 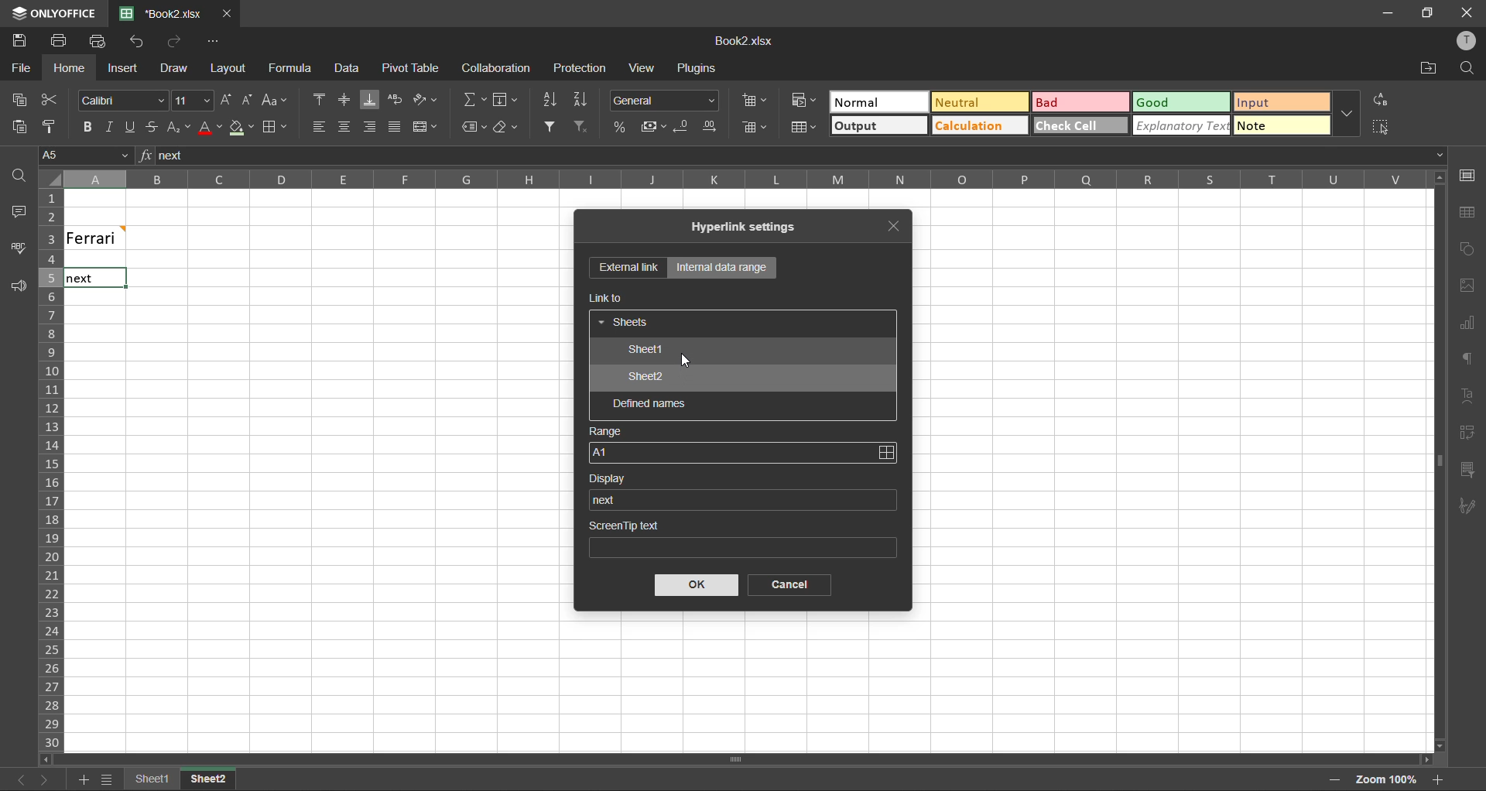 What do you see at coordinates (242, 132) in the screenshot?
I see `fill color` at bounding box center [242, 132].